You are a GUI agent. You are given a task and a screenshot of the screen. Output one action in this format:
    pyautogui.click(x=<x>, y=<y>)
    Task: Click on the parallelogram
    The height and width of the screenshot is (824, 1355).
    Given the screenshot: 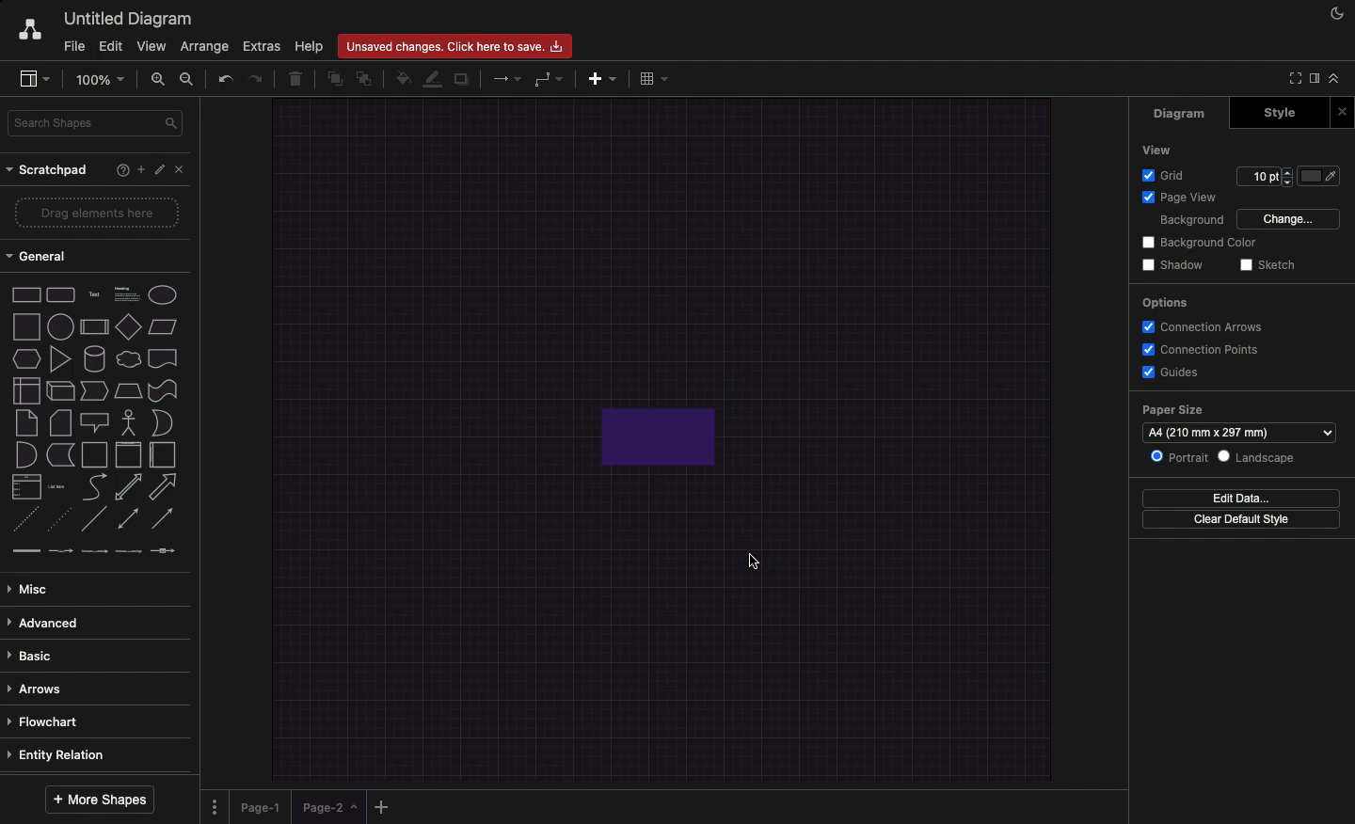 What is the action you would take?
    pyautogui.click(x=165, y=327)
    